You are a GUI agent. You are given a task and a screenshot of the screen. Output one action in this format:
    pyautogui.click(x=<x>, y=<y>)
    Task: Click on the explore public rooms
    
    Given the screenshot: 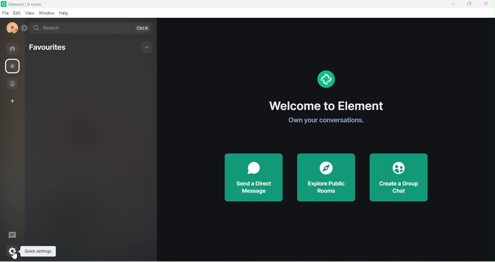 What is the action you would take?
    pyautogui.click(x=326, y=177)
    